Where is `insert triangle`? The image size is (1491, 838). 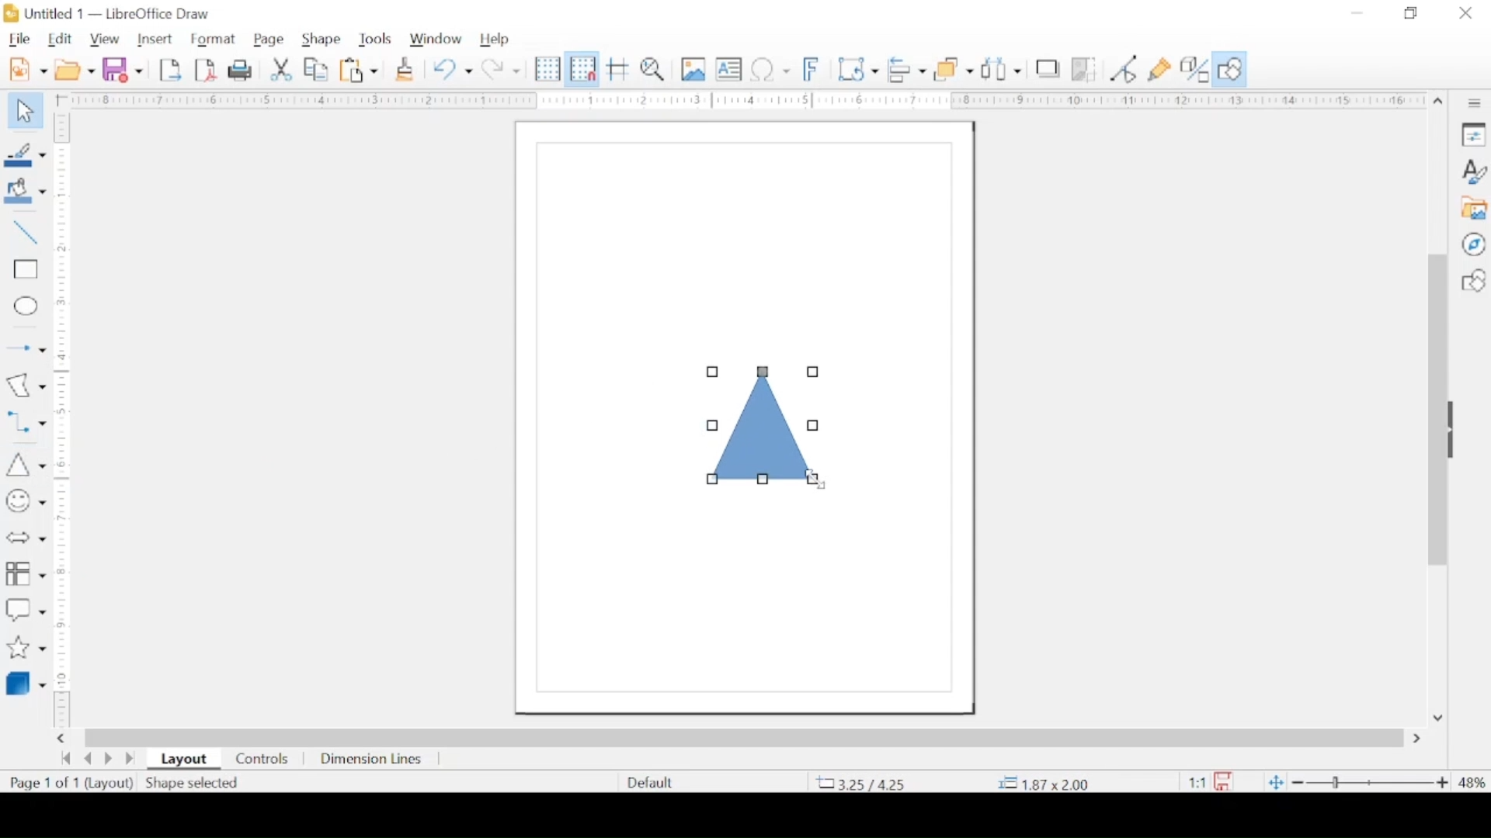
insert triangle is located at coordinates (23, 462).